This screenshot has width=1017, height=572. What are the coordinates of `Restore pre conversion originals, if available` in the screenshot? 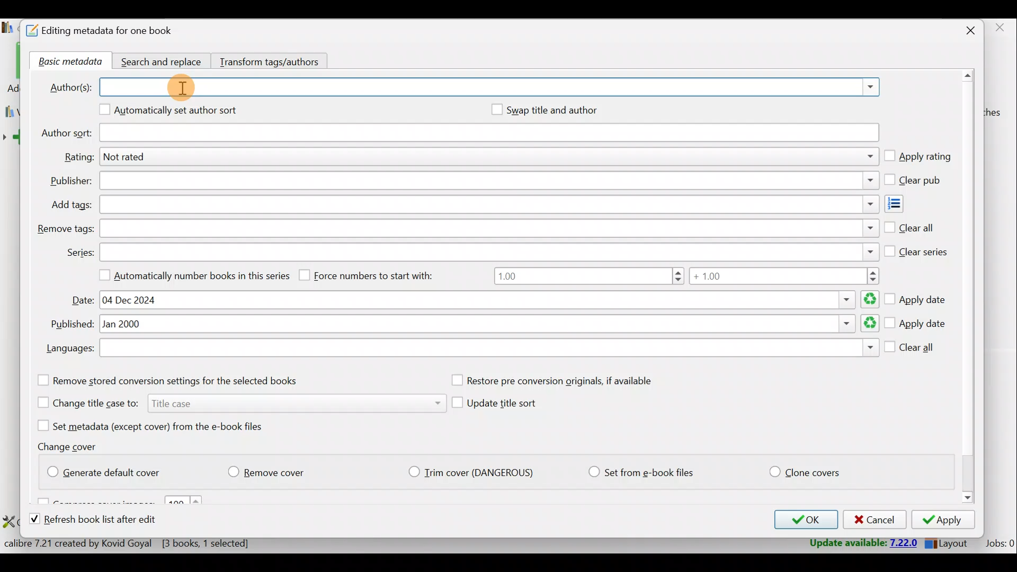 It's located at (563, 381).